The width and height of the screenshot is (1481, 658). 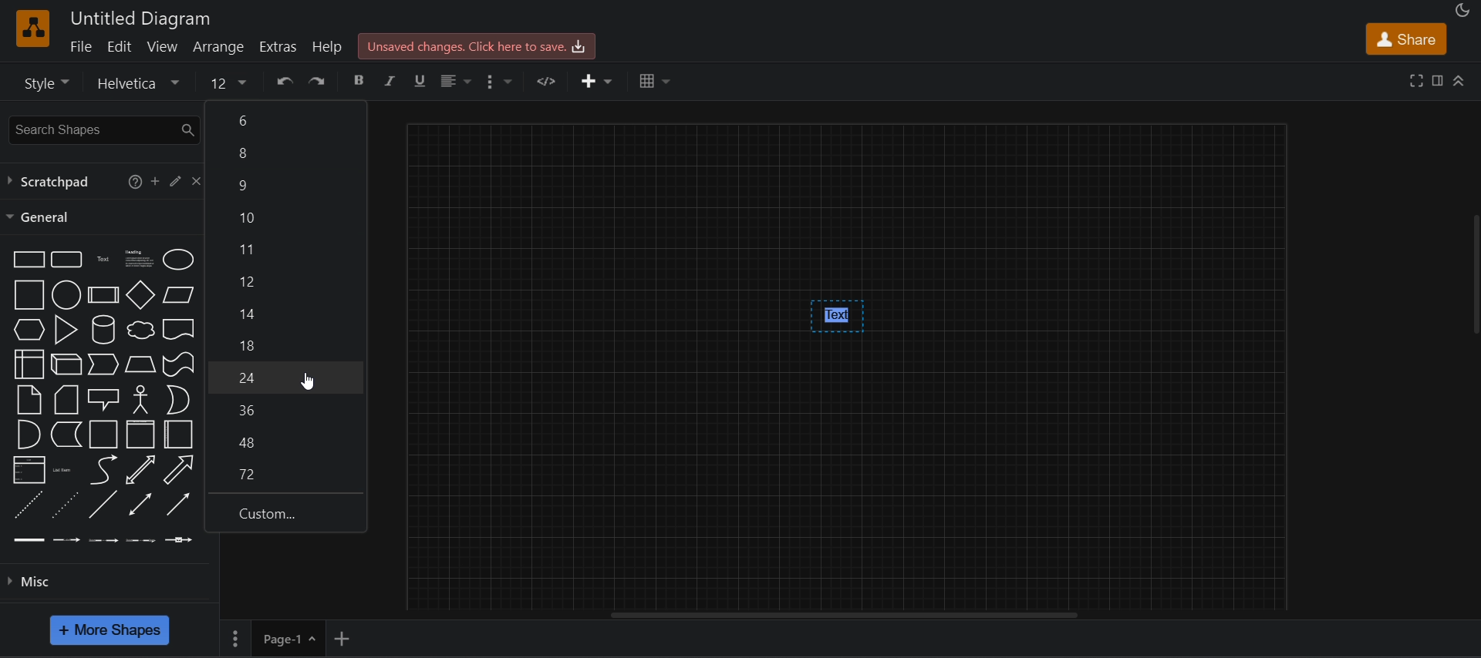 What do you see at coordinates (140, 541) in the screenshot?
I see `Connector with 3 labels` at bounding box center [140, 541].